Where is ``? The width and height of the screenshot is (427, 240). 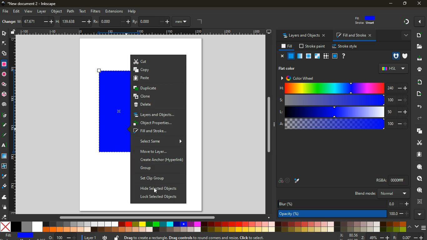  is located at coordinates (155, 191).